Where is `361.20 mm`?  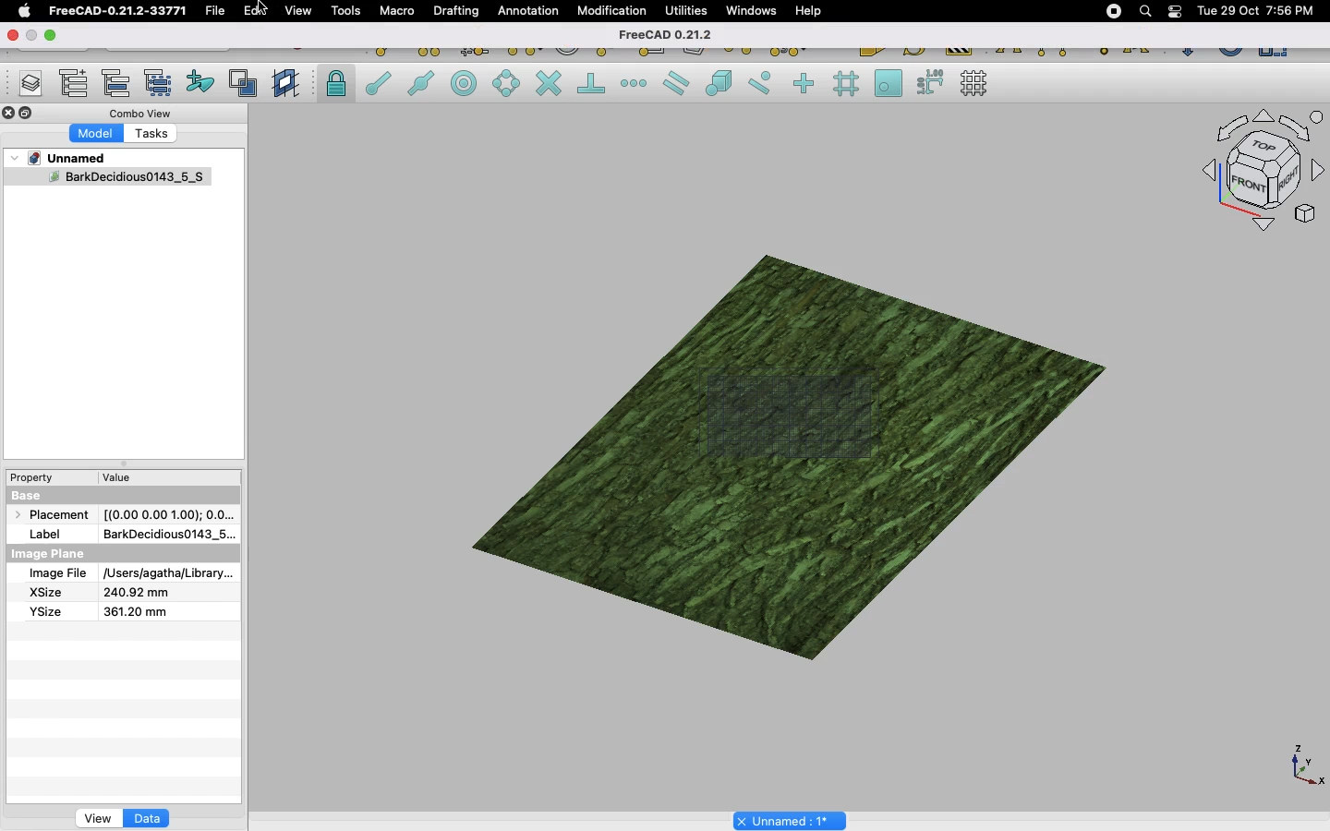
361.20 mm is located at coordinates (133, 611).